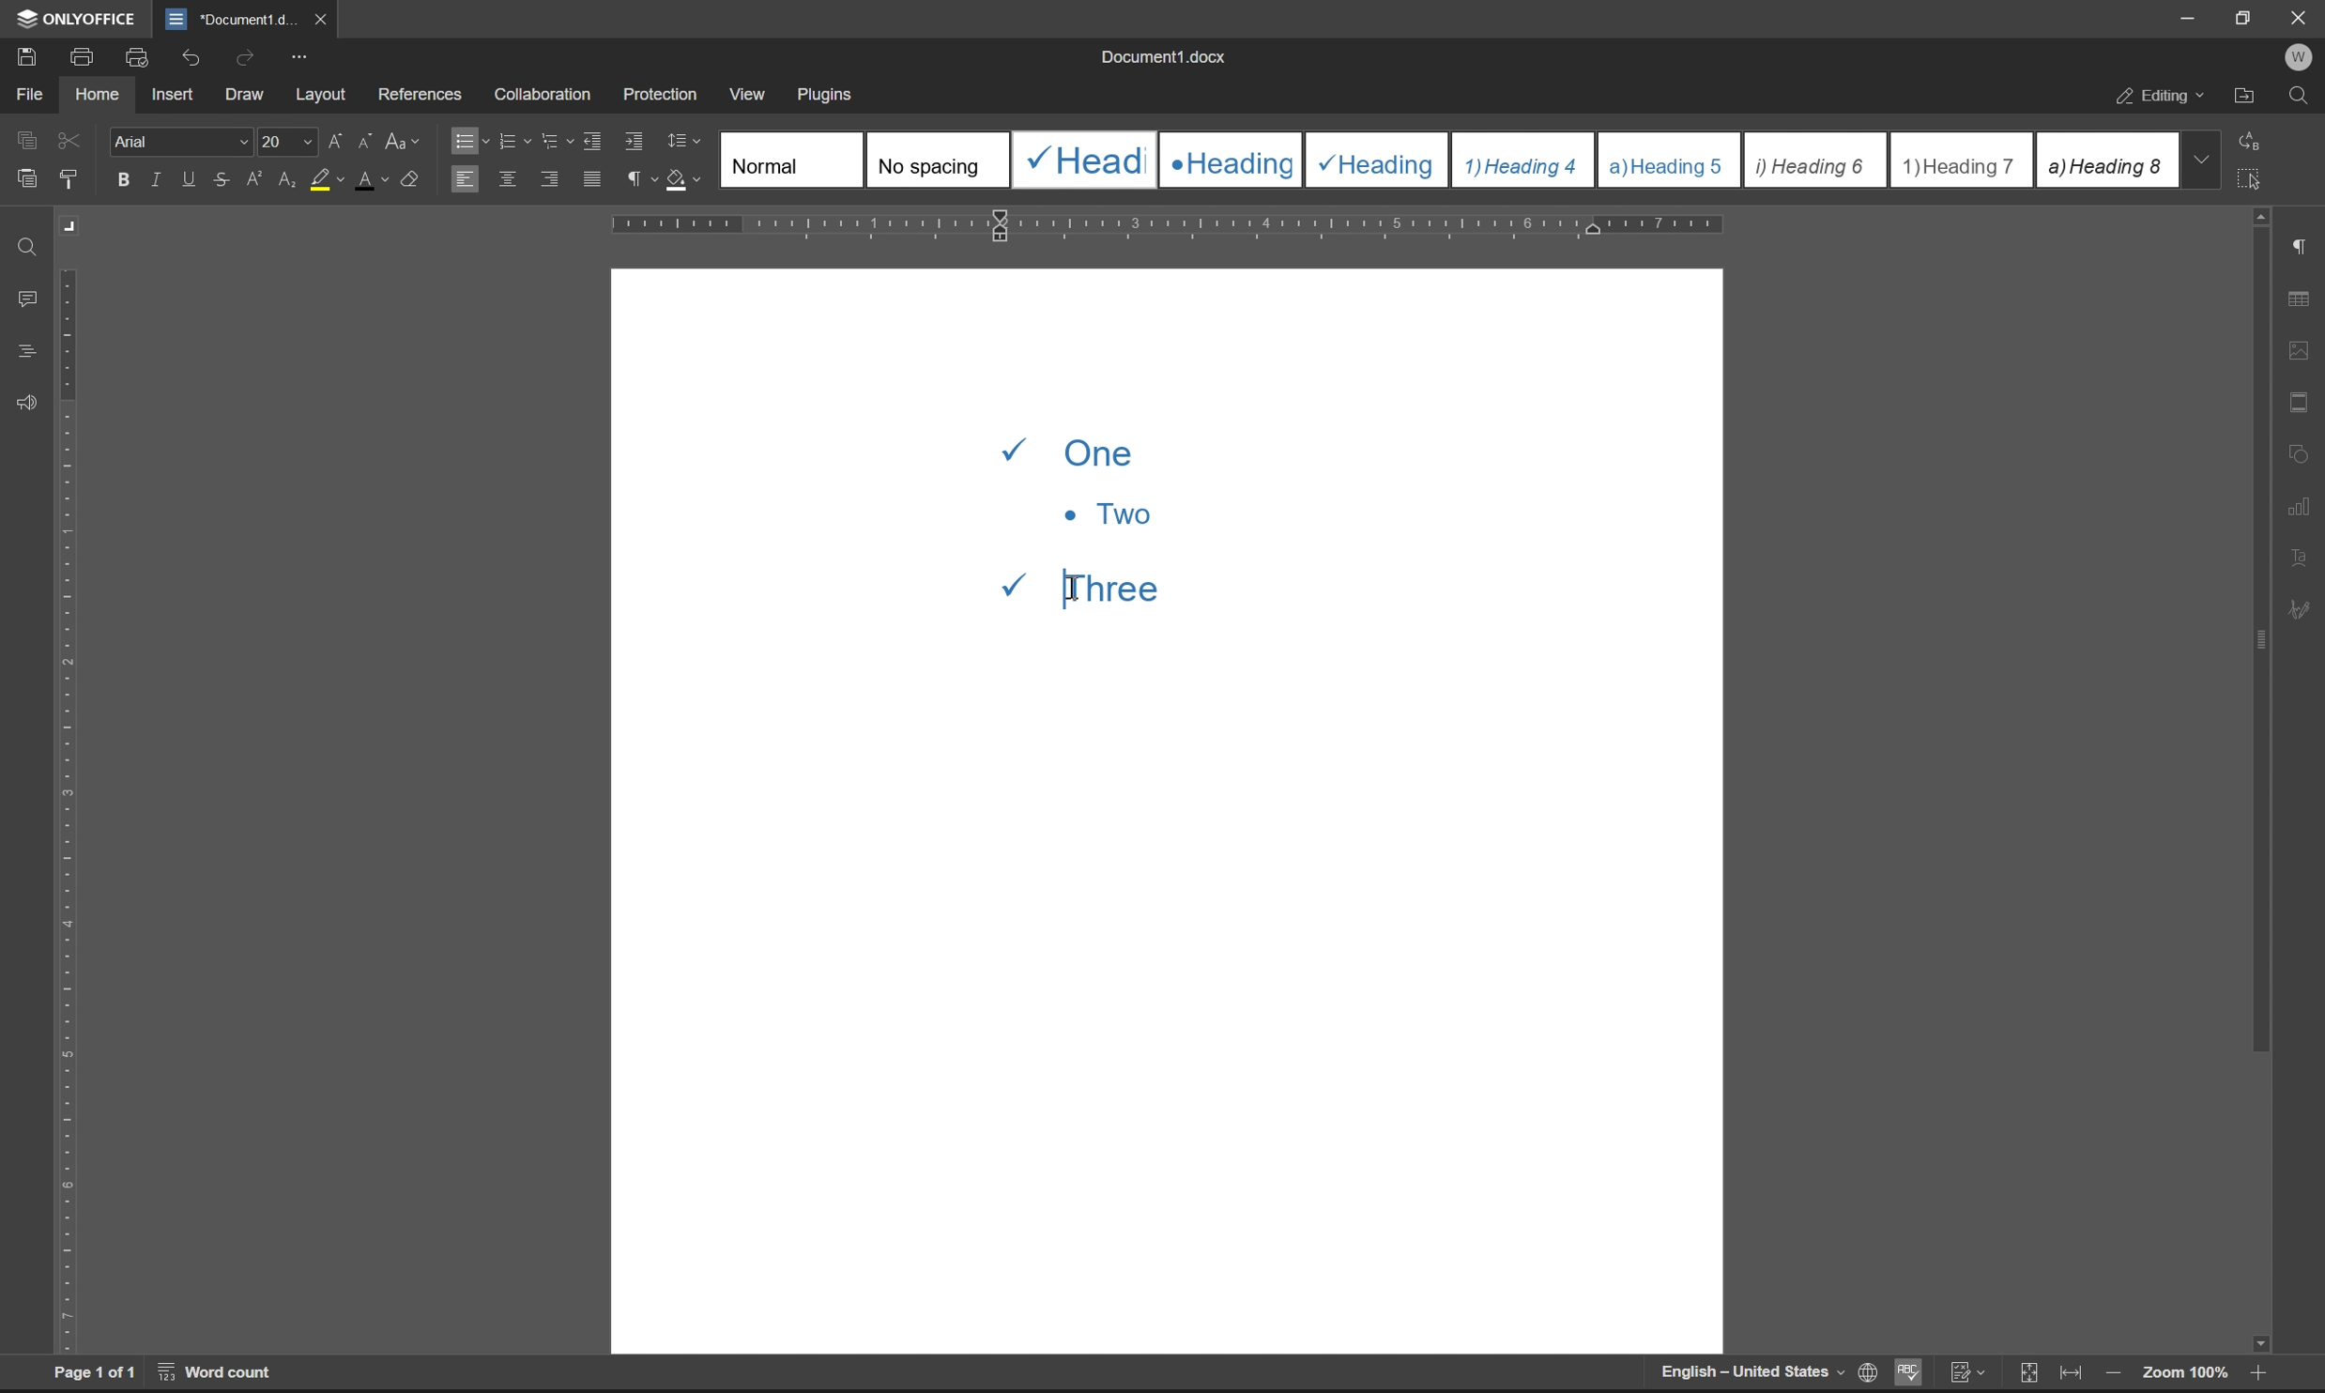 The image size is (2325, 1393). What do you see at coordinates (2112, 1375) in the screenshot?
I see `zoom out` at bounding box center [2112, 1375].